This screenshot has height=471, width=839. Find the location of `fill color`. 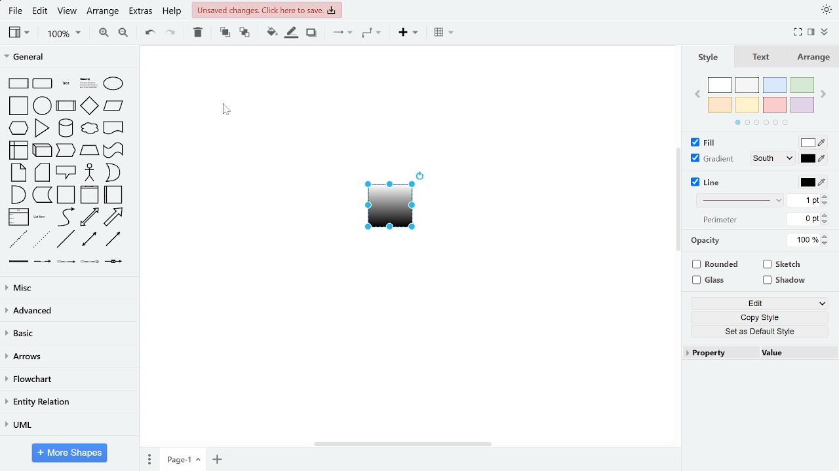

fill color is located at coordinates (814, 143).